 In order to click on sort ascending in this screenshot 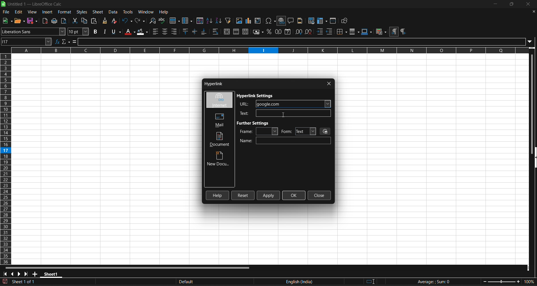, I will do `click(210, 21)`.